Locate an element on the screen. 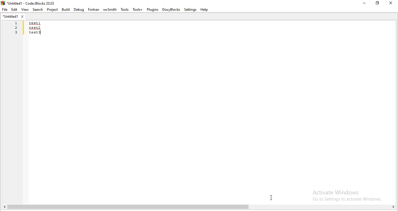 Image resolution: width=398 pixels, height=211 pixels. test 1 is located at coordinates (34, 24).